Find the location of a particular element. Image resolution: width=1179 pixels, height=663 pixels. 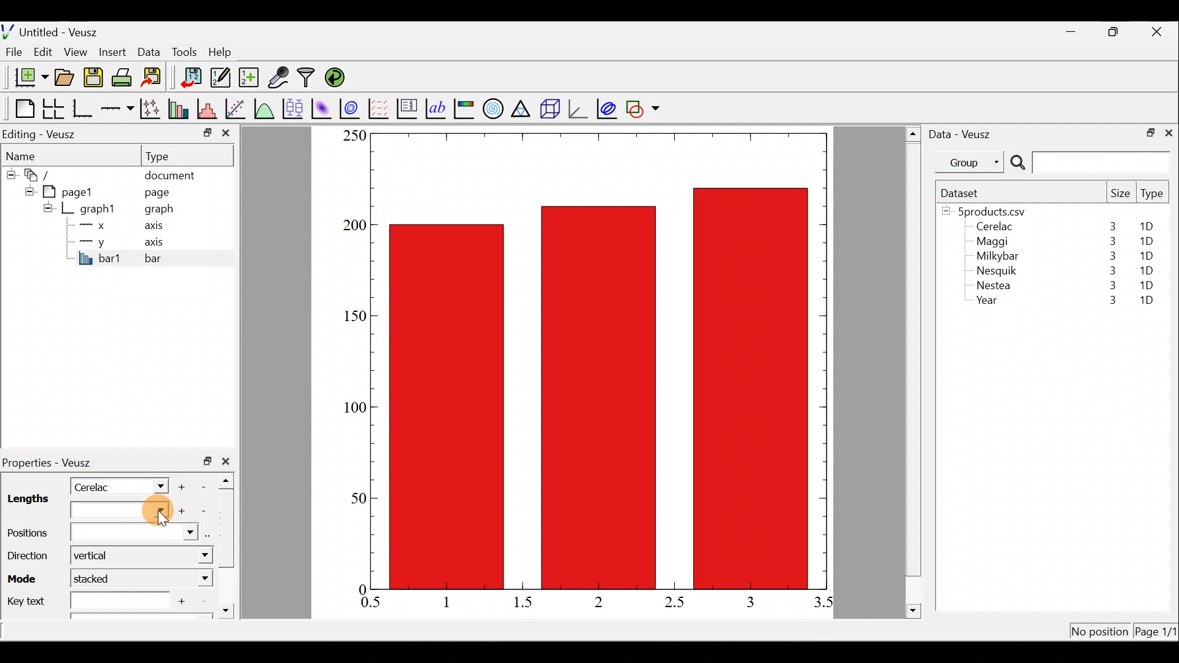

3d graph is located at coordinates (578, 107).